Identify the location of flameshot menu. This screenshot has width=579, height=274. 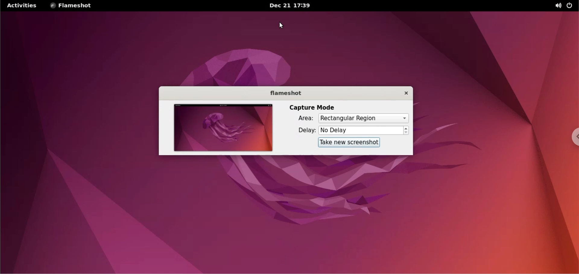
(72, 6).